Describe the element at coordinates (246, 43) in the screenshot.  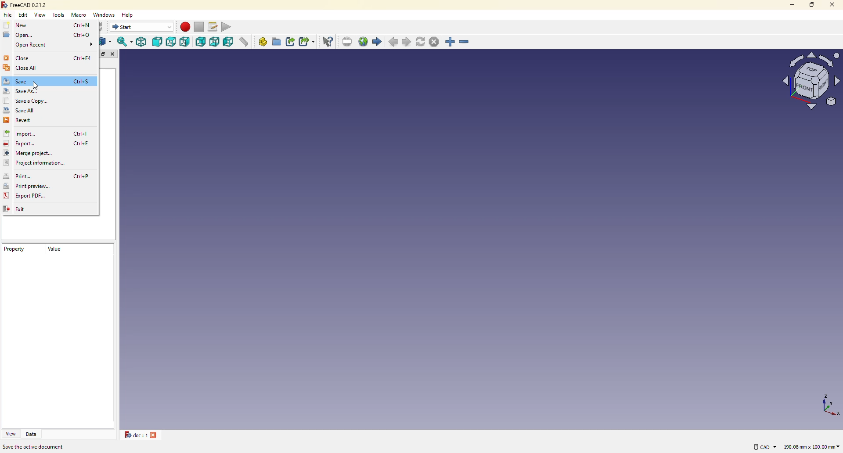
I see `measure distance` at that location.